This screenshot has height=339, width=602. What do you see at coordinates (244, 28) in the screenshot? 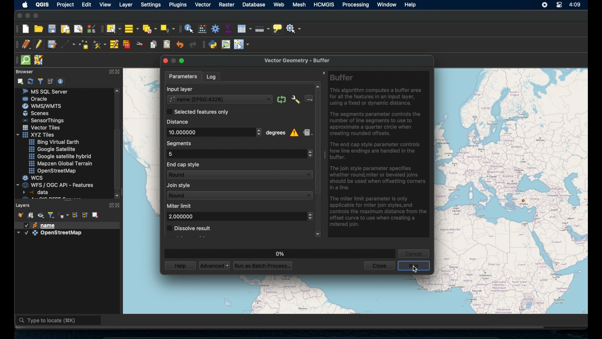
I see `open attributes table` at bounding box center [244, 28].